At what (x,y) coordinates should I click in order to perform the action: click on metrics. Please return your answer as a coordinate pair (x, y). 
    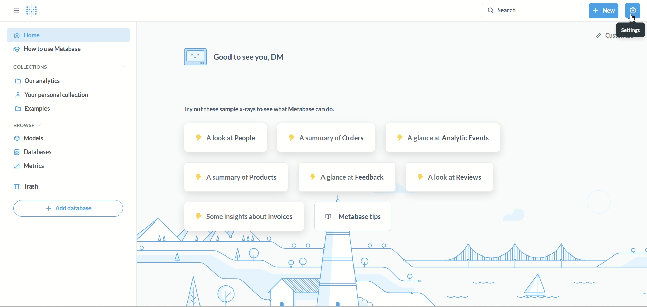
    Looking at the image, I should click on (30, 168).